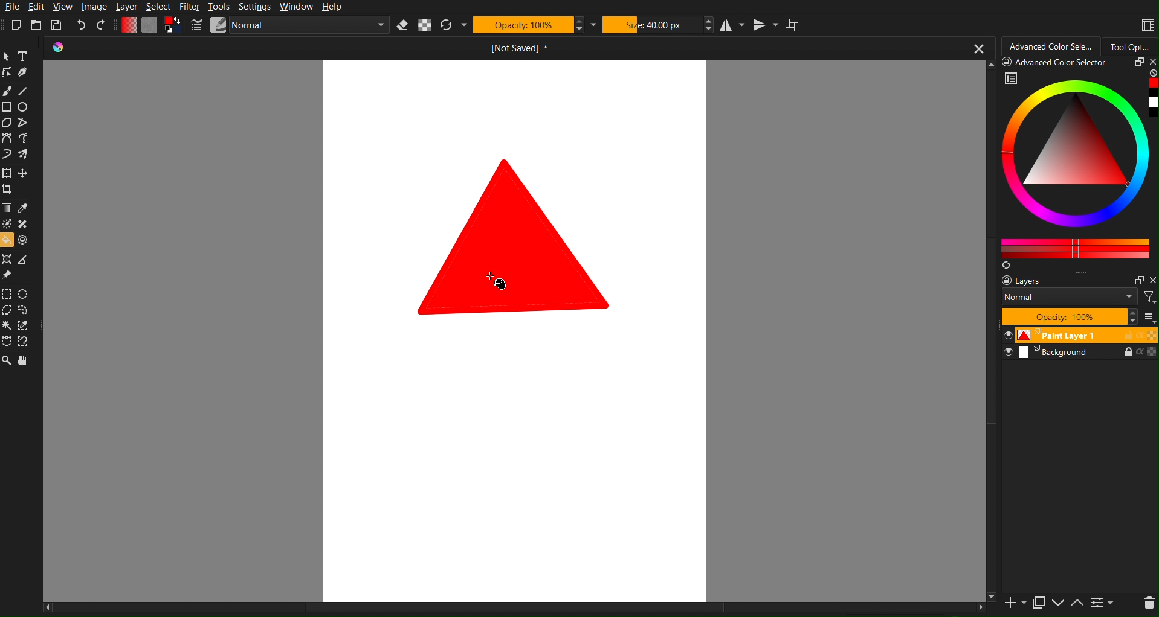 The height and width of the screenshot is (617, 1159). I want to click on background, so click(1080, 354).